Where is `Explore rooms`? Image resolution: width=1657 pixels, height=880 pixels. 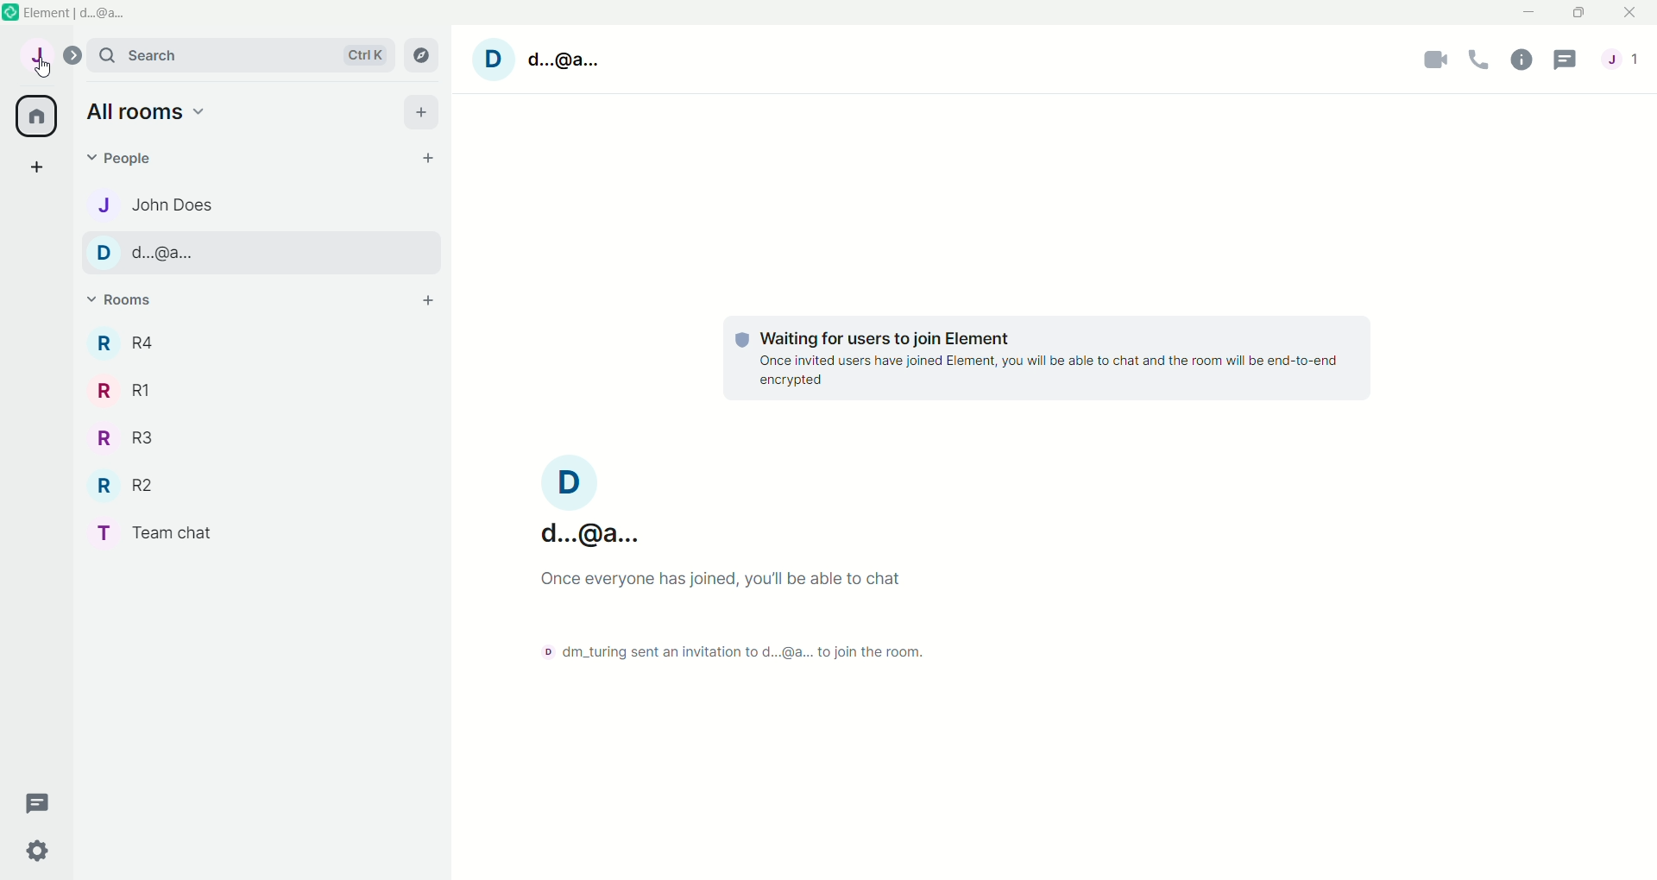
Explore rooms is located at coordinates (420, 55).